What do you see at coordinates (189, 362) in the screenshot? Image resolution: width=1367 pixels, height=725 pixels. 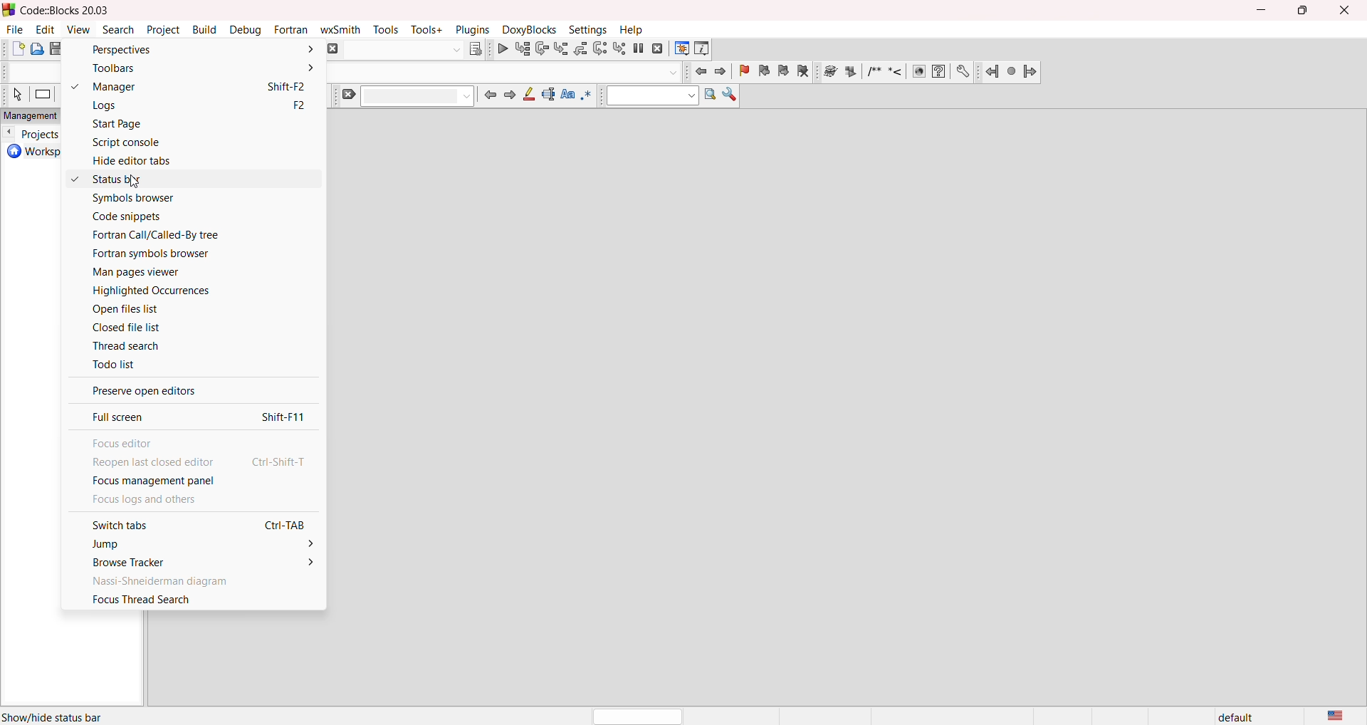 I see `todo list` at bounding box center [189, 362].